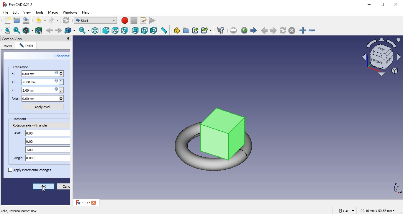 This screenshot has height=214, width=403. I want to click on restore, so click(62, 39).